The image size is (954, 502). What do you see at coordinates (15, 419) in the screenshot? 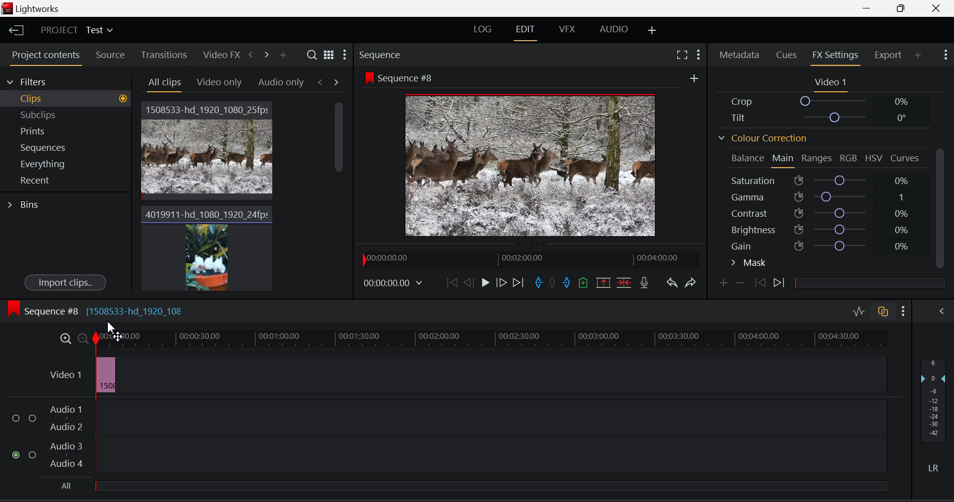
I see `Audio Input Checkbox` at bounding box center [15, 419].